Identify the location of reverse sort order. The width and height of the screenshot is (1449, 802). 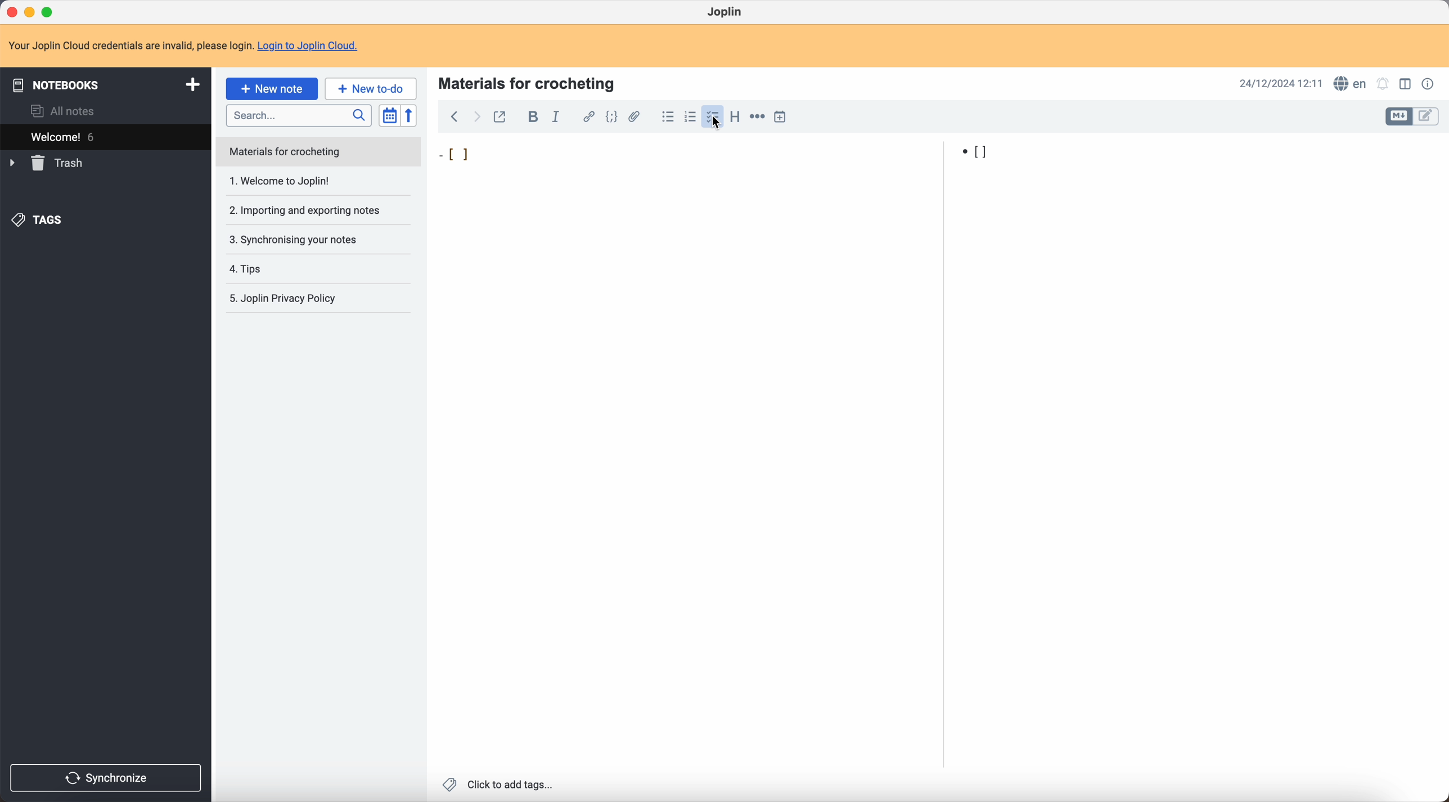
(411, 116).